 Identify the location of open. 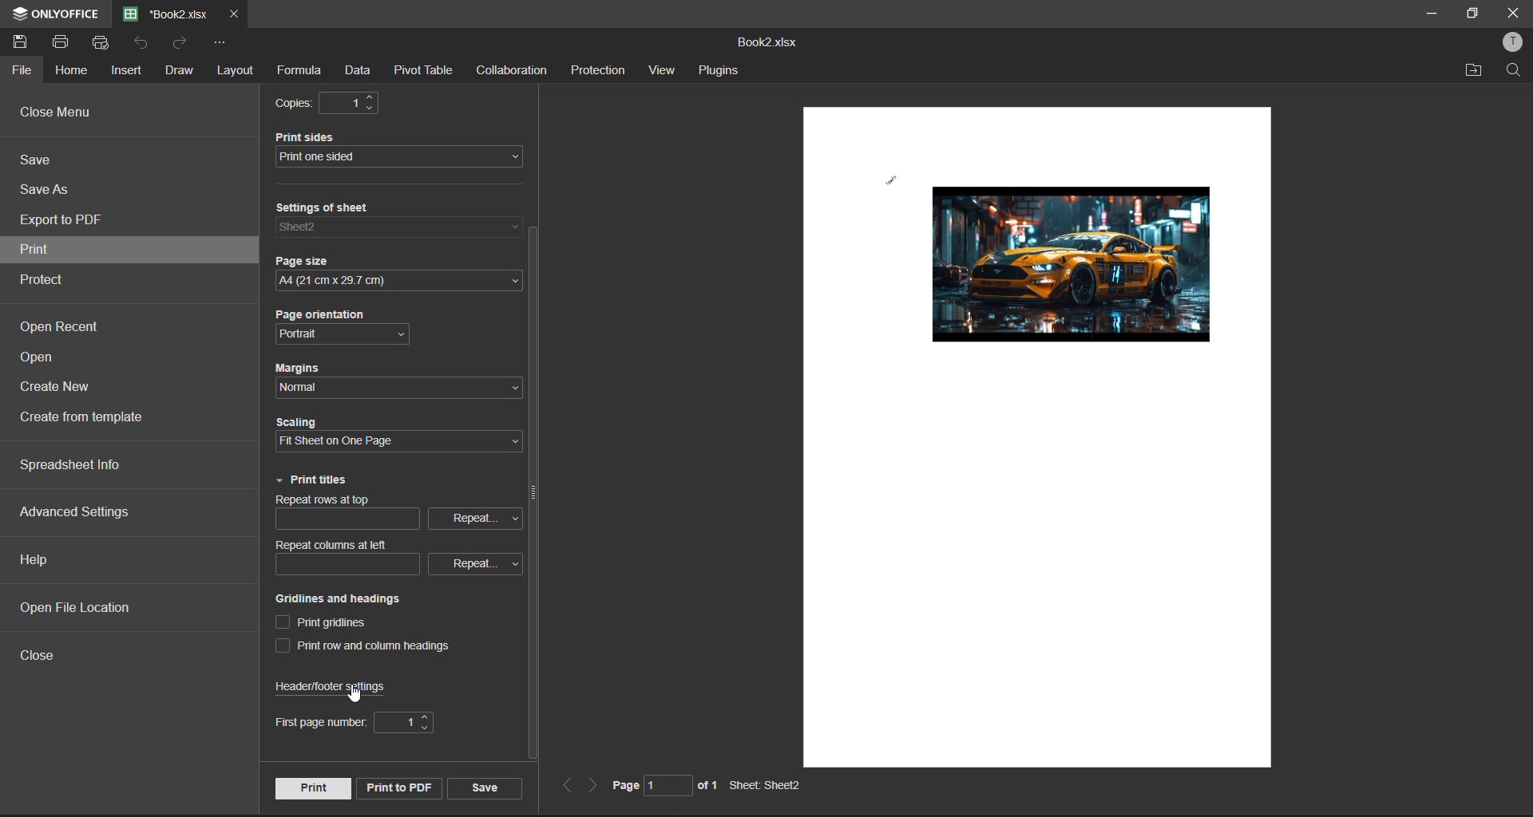
(47, 359).